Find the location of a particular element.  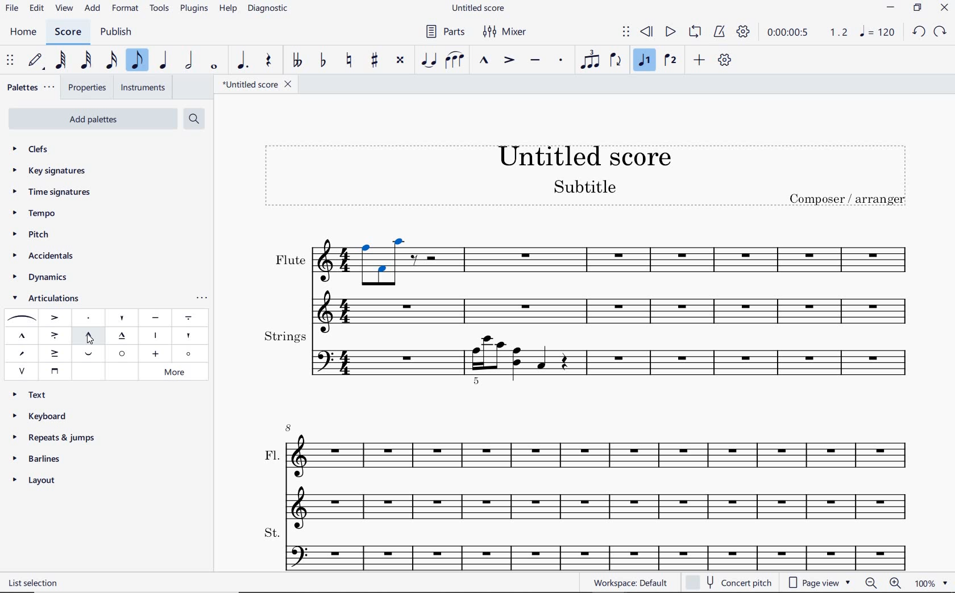

score is located at coordinates (67, 32).